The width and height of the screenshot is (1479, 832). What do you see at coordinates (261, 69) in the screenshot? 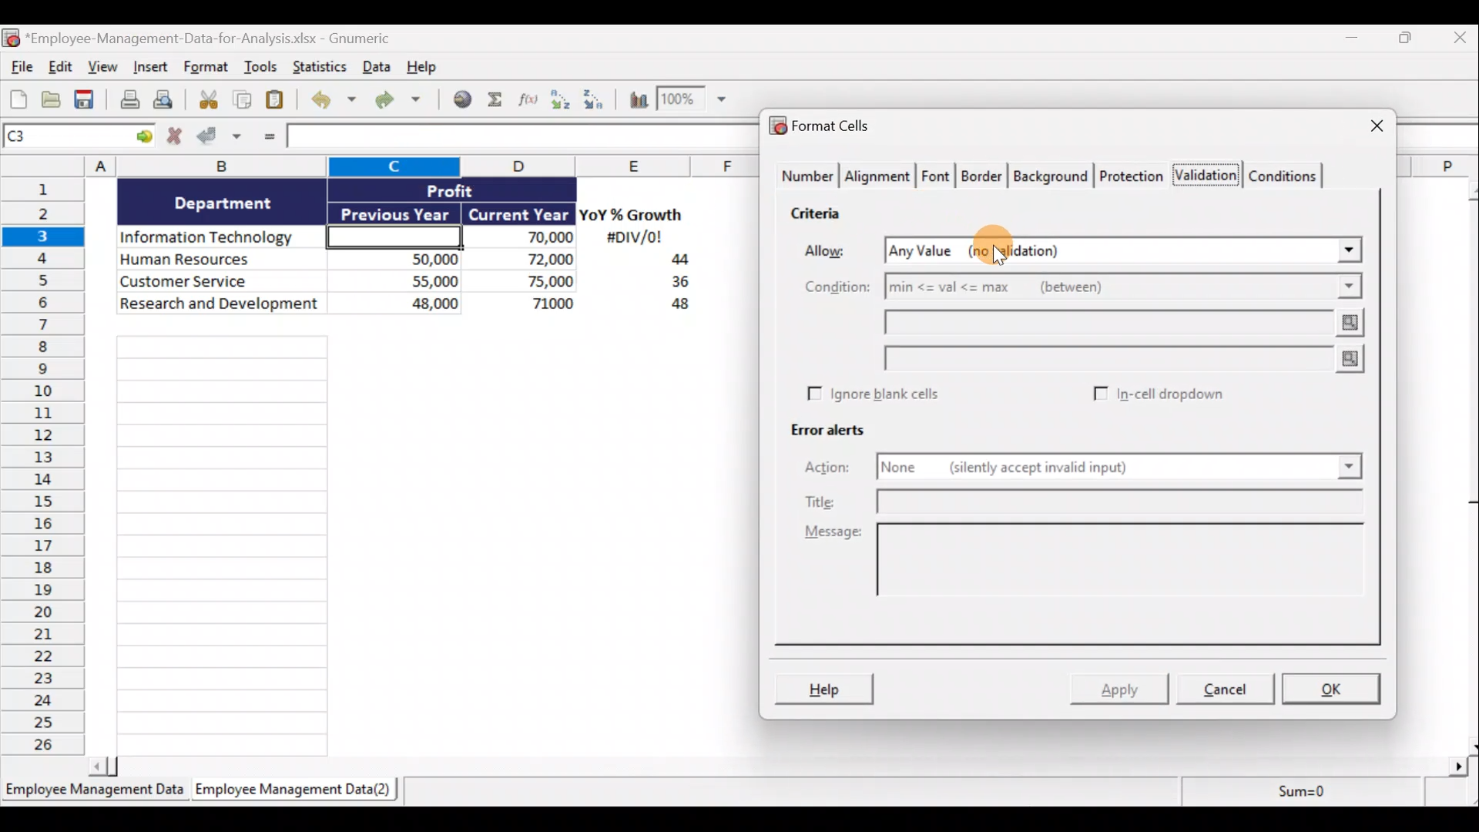
I see `Tools` at bounding box center [261, 69].